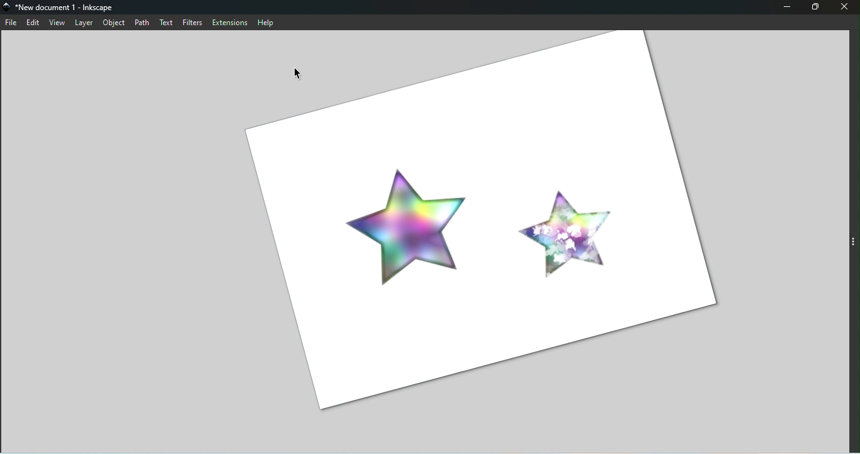  Describe the element at coordinates (298, 76) in the screenshot. I see `Cursor` at that location.